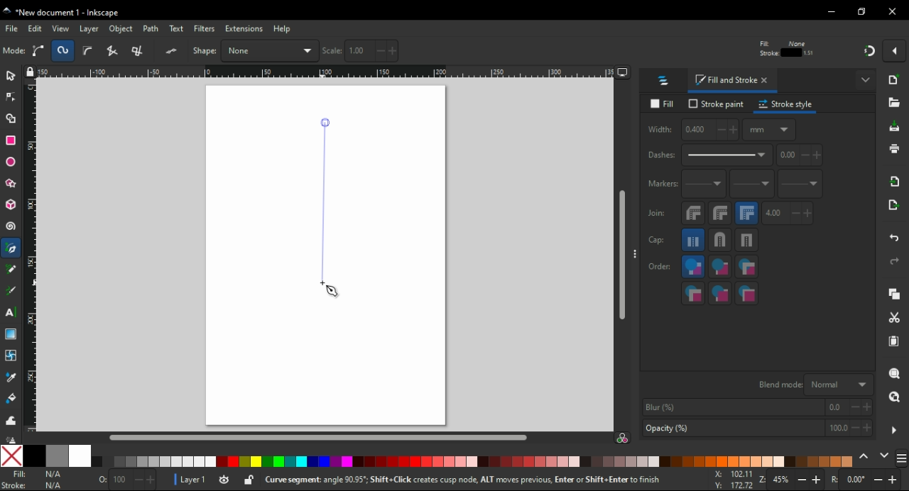 The width and height of the screenshot is (909, 491). What do you see at coordinates (325, 200) in the screenshot?
I see `line` at bounding box center [325, 200].